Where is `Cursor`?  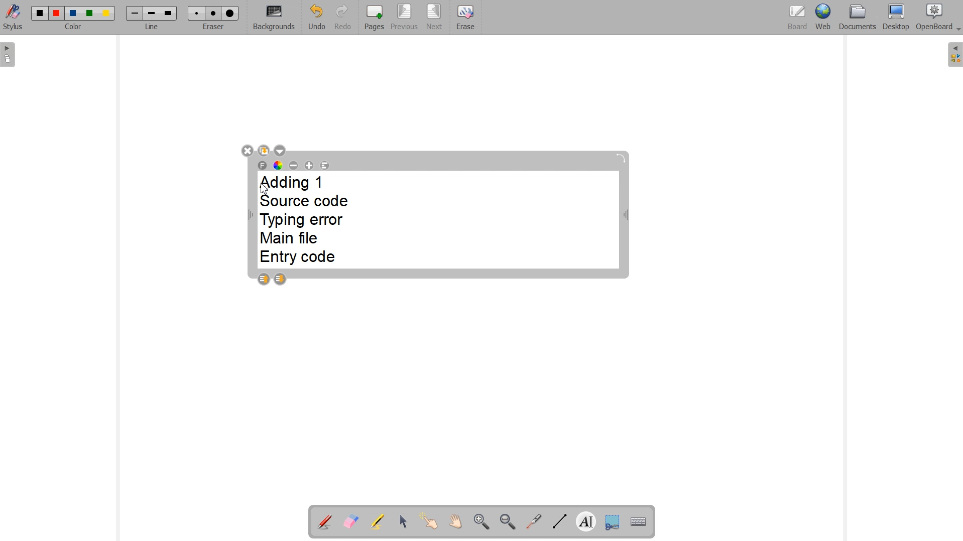 Cursor is located at coordinates (265, 189).